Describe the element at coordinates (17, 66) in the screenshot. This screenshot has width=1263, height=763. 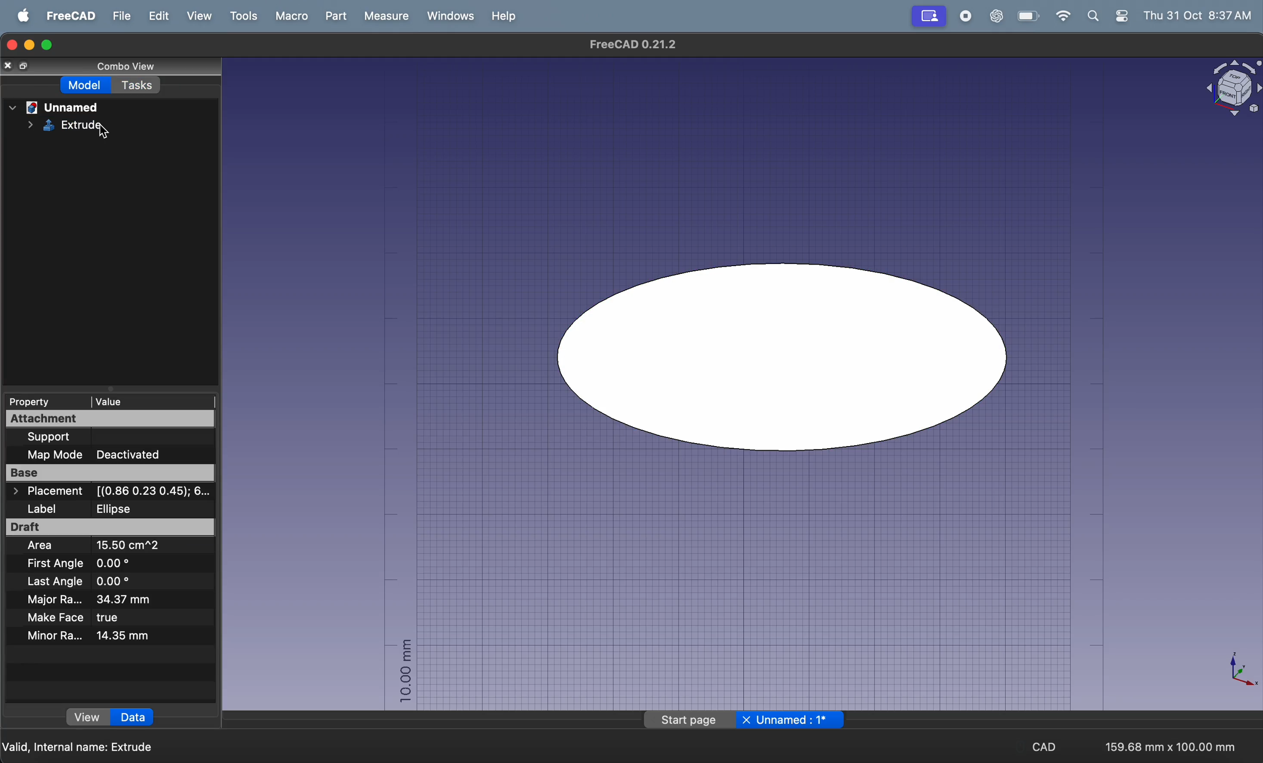
I see `close` at that location.